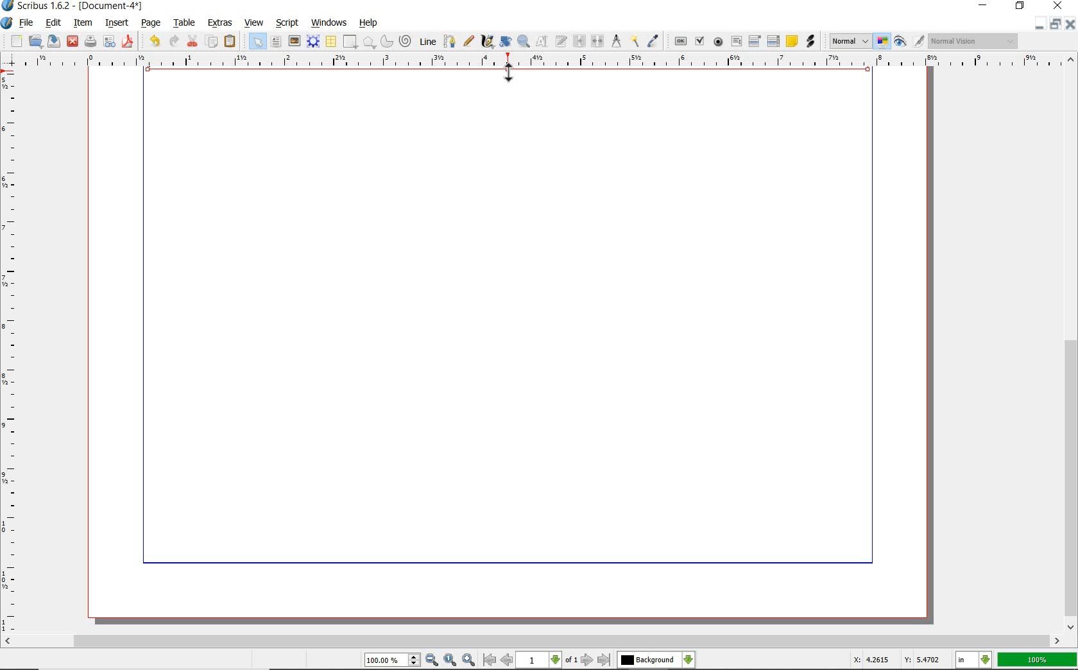 The image size is (1078, 670). Describe the element at coordinates (393, 661) in the screenshot. I see `100.00%` at that location.